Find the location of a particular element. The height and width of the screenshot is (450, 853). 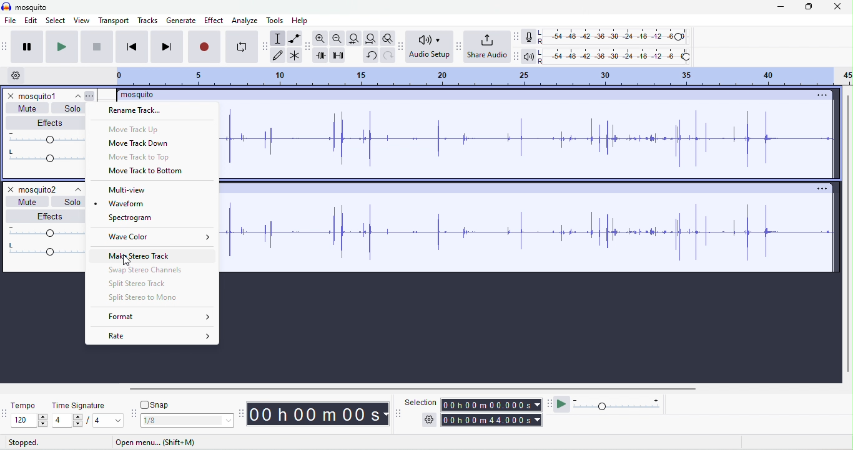

play at speed/ play at speed once is located at coordinates (562, 403).